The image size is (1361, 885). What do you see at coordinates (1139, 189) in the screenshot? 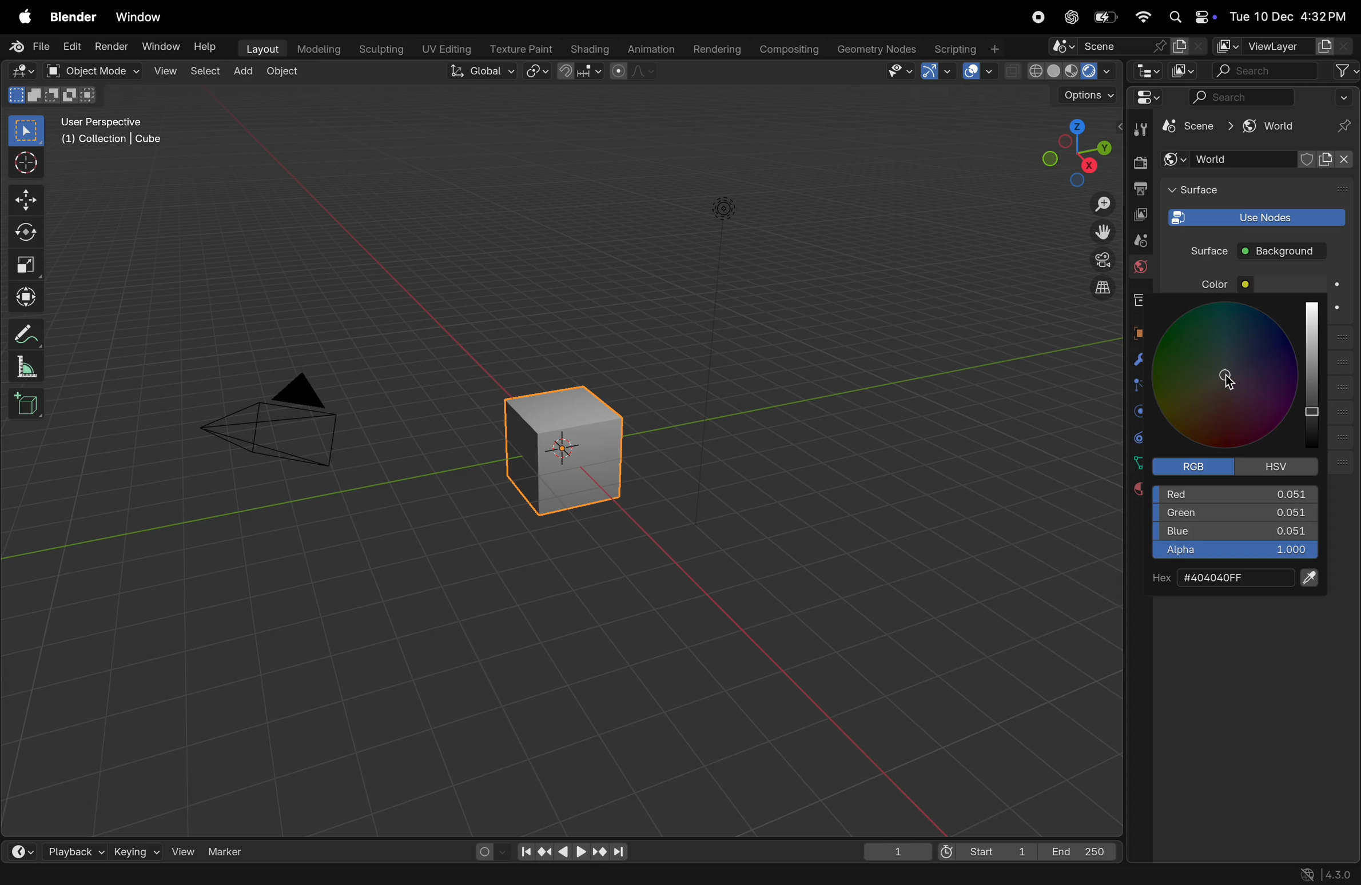
I see `` at bounding box center [1139, 189].